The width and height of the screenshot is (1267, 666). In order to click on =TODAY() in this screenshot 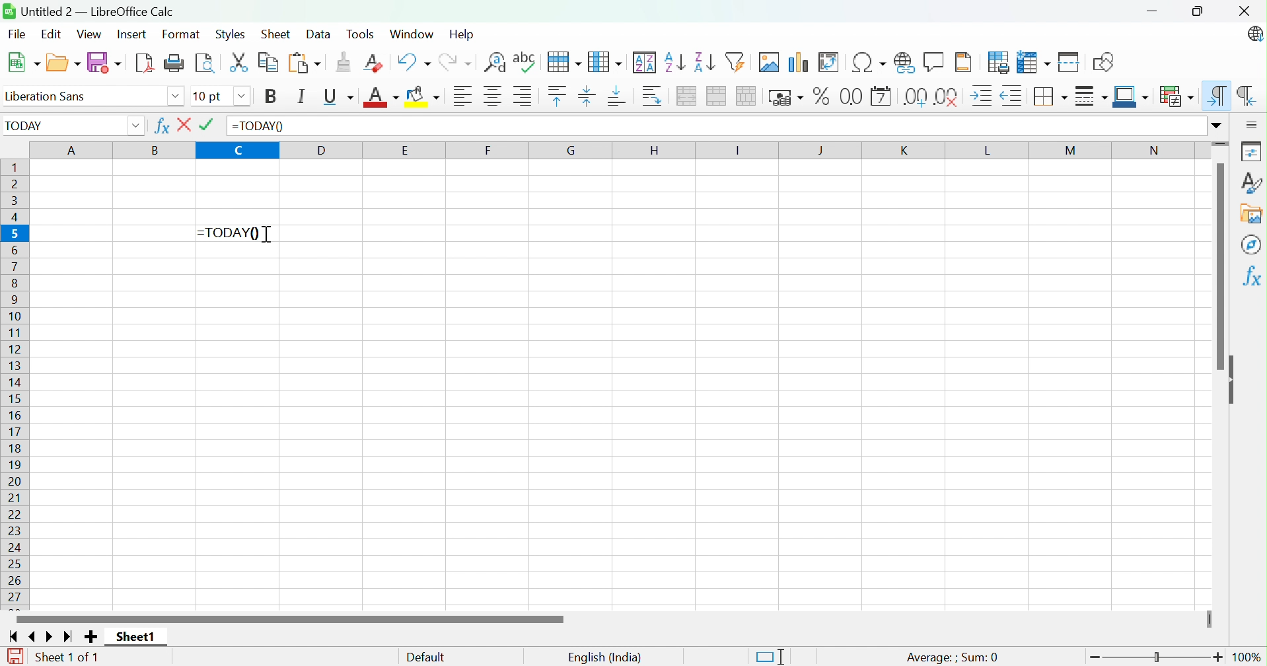, I will do `click(231, 232)`.